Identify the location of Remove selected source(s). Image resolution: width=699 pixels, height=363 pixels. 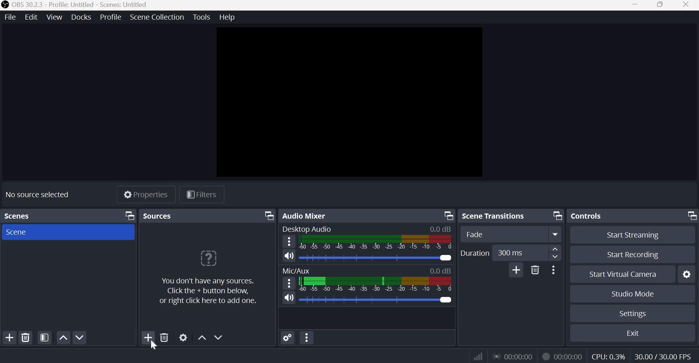
(165, 337).